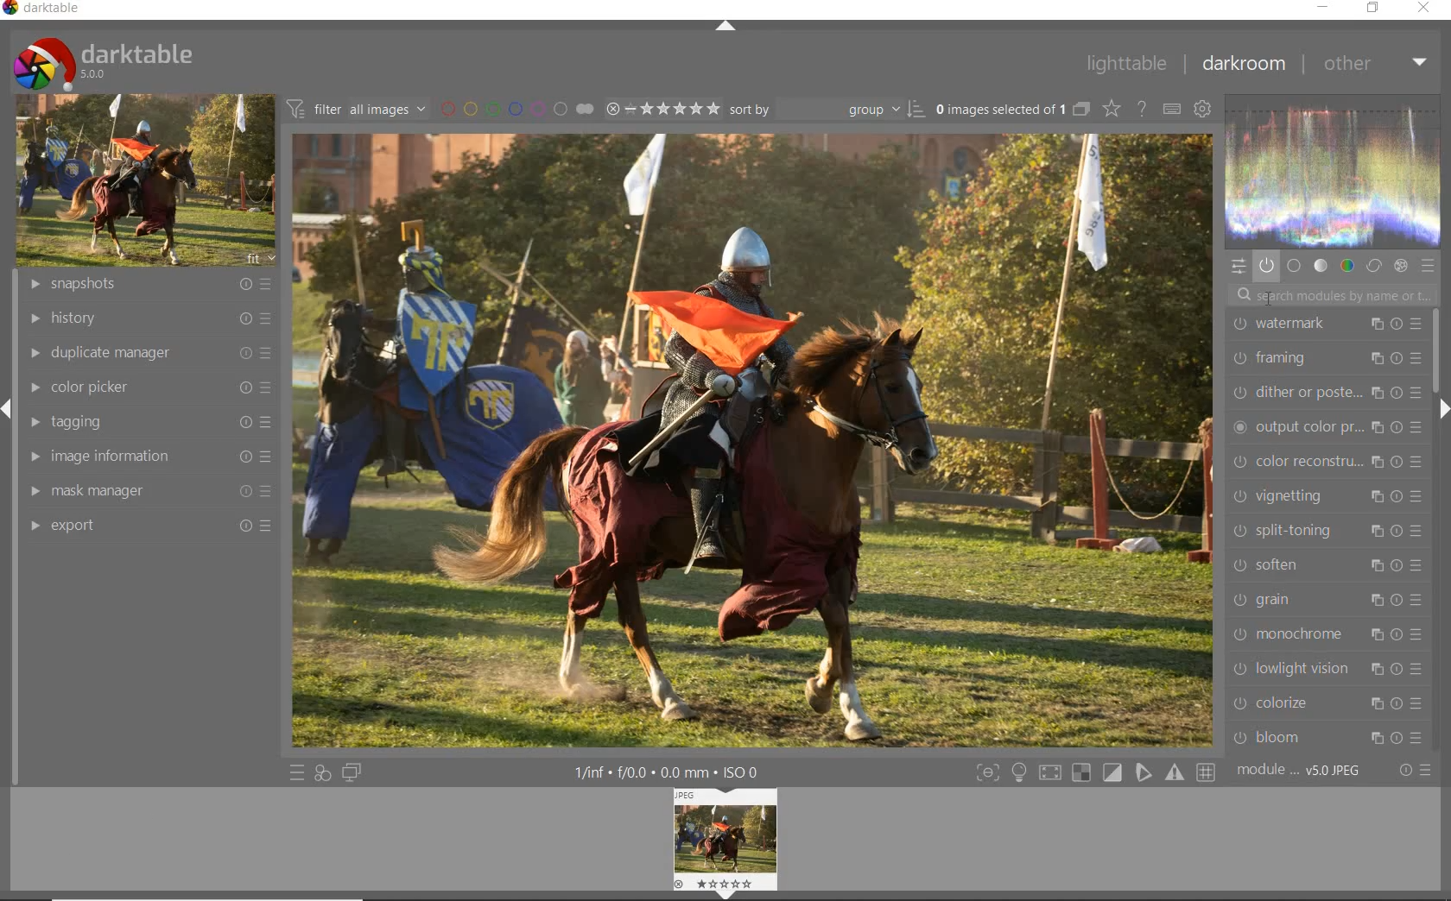  Describe the element at coordinates (149, 352) in the screenshot. I see `duplicate manager` at that location.